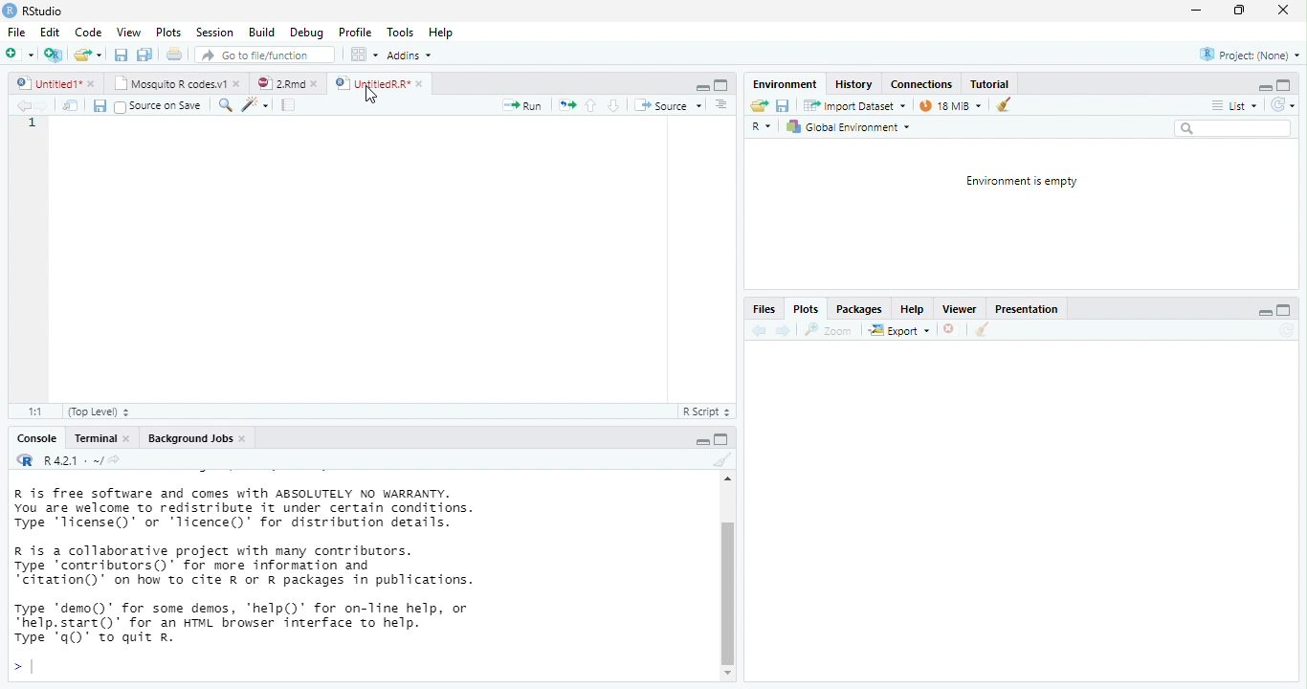  I want to click on Plots, so click(169, 33).